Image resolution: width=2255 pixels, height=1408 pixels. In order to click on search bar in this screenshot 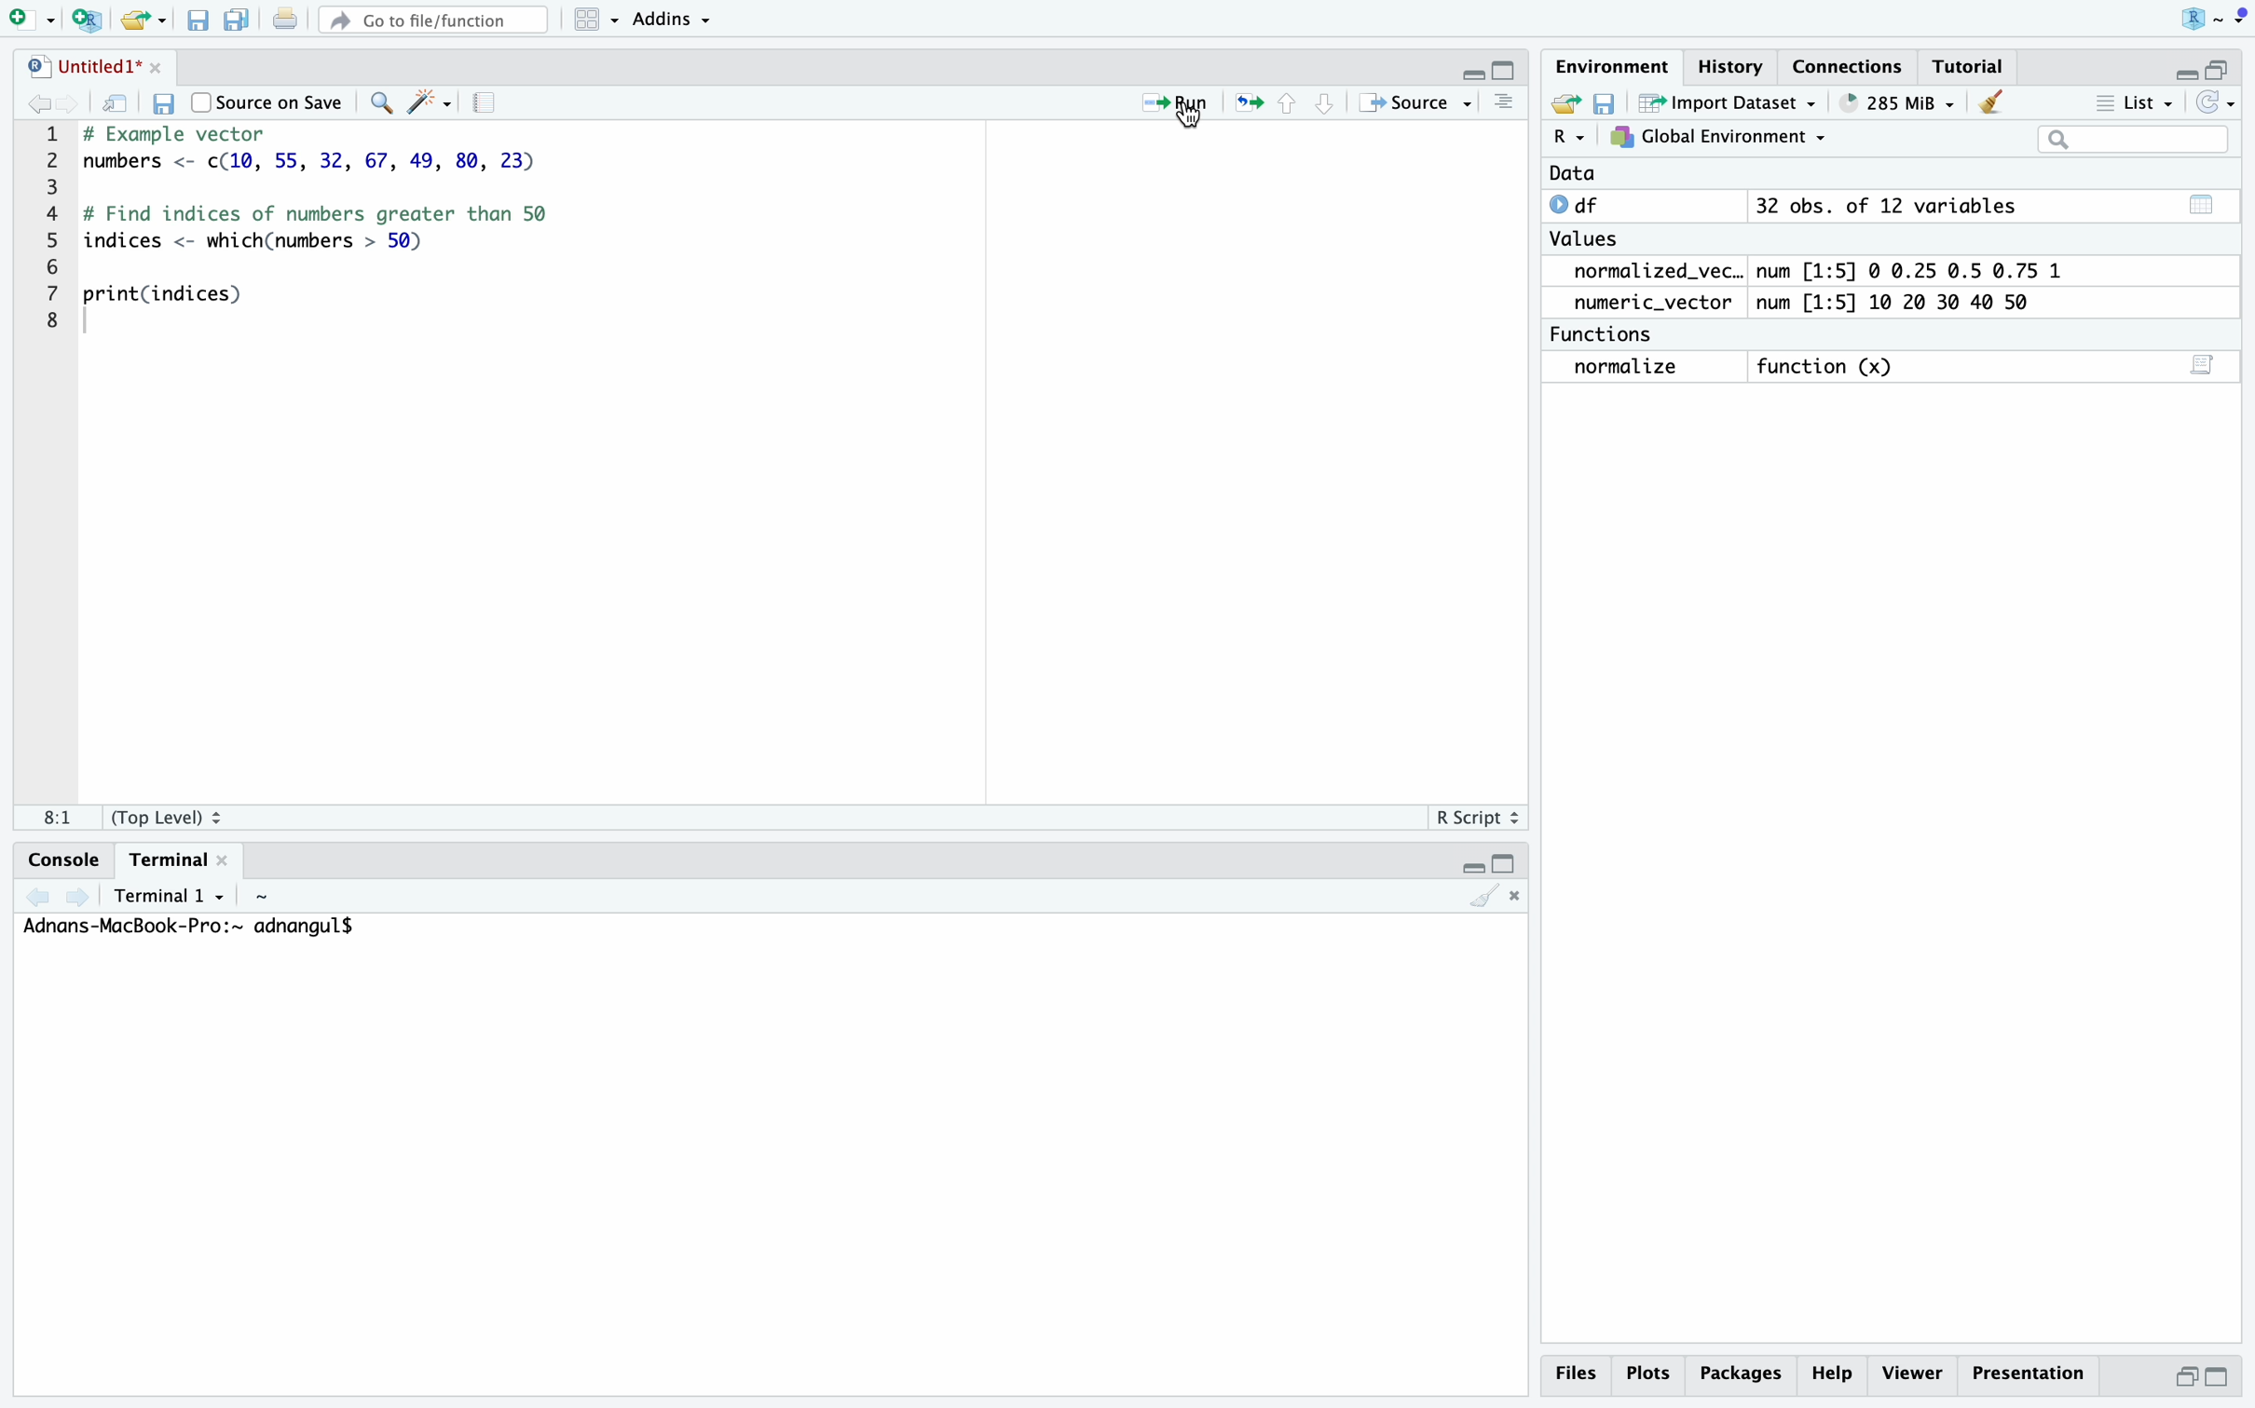, I will do `click(2127, 138)`.